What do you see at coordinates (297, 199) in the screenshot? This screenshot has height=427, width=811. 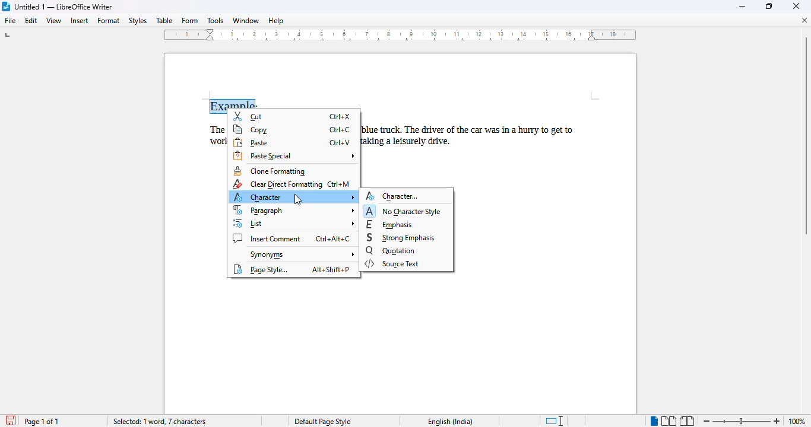 I see `cursor` at bounding box center [297, 199].